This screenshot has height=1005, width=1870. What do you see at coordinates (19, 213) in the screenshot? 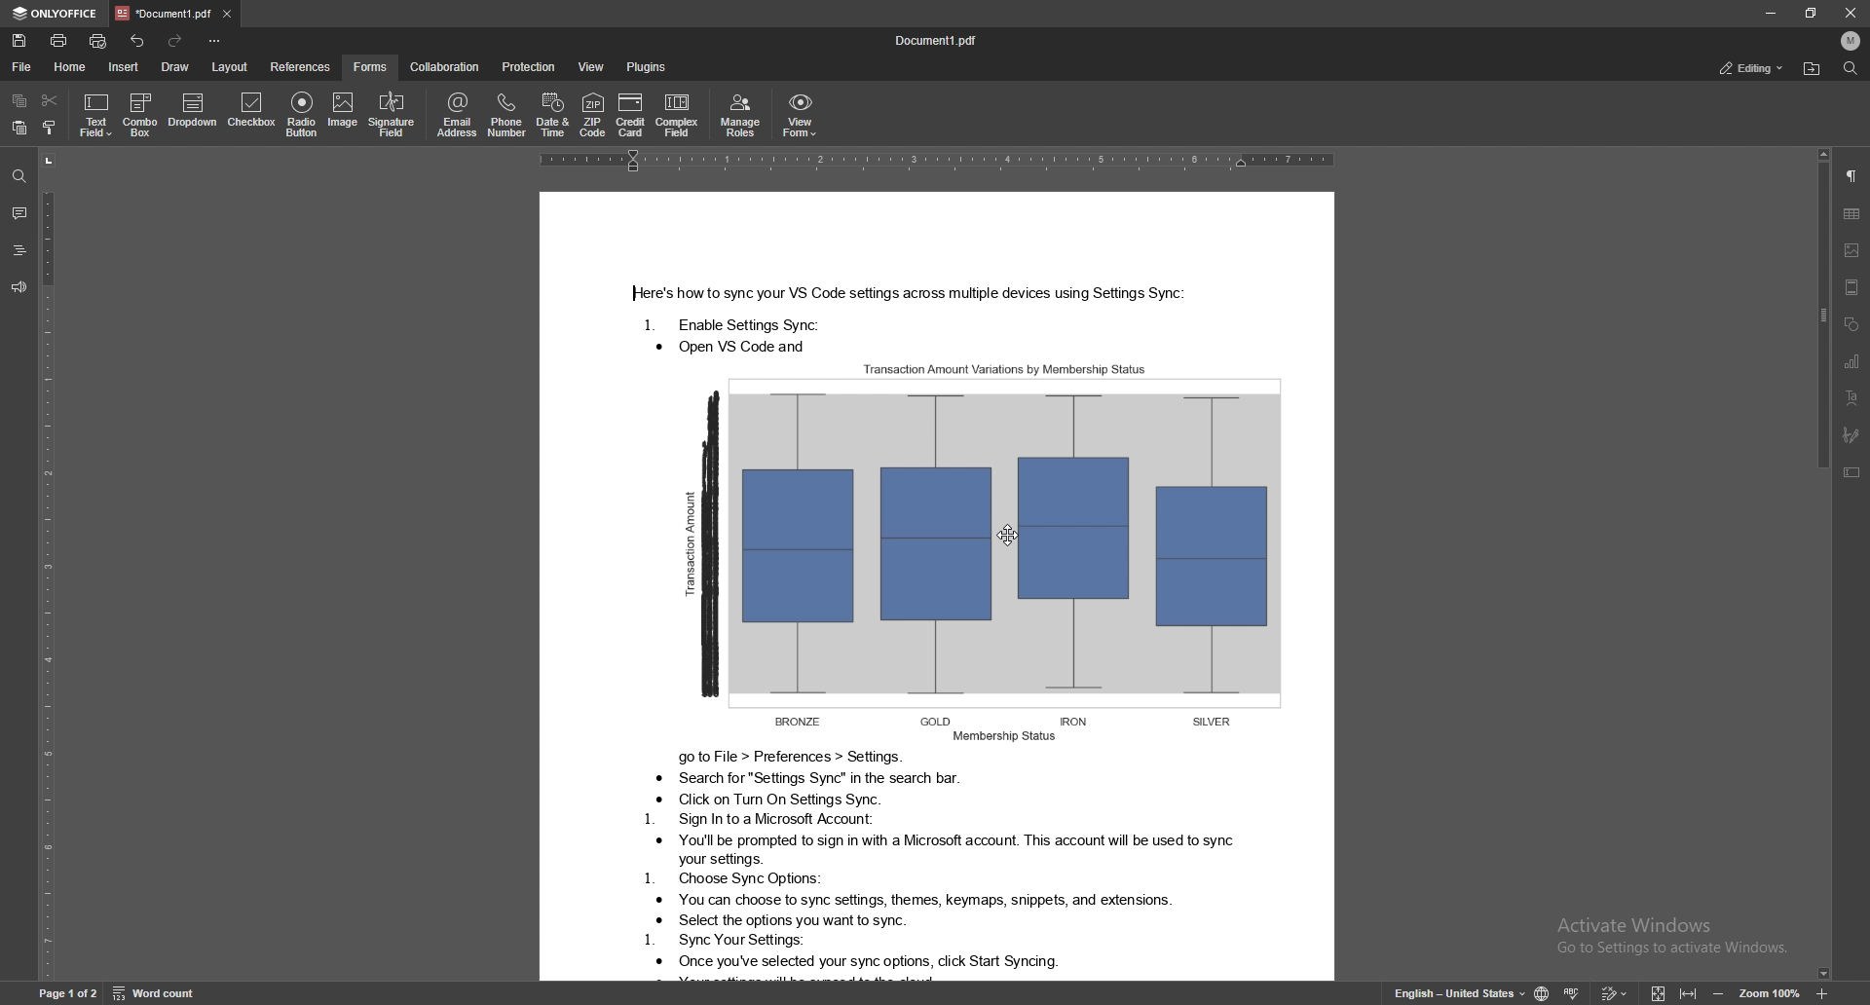
I see `comment` at bounding box center [19, 213].